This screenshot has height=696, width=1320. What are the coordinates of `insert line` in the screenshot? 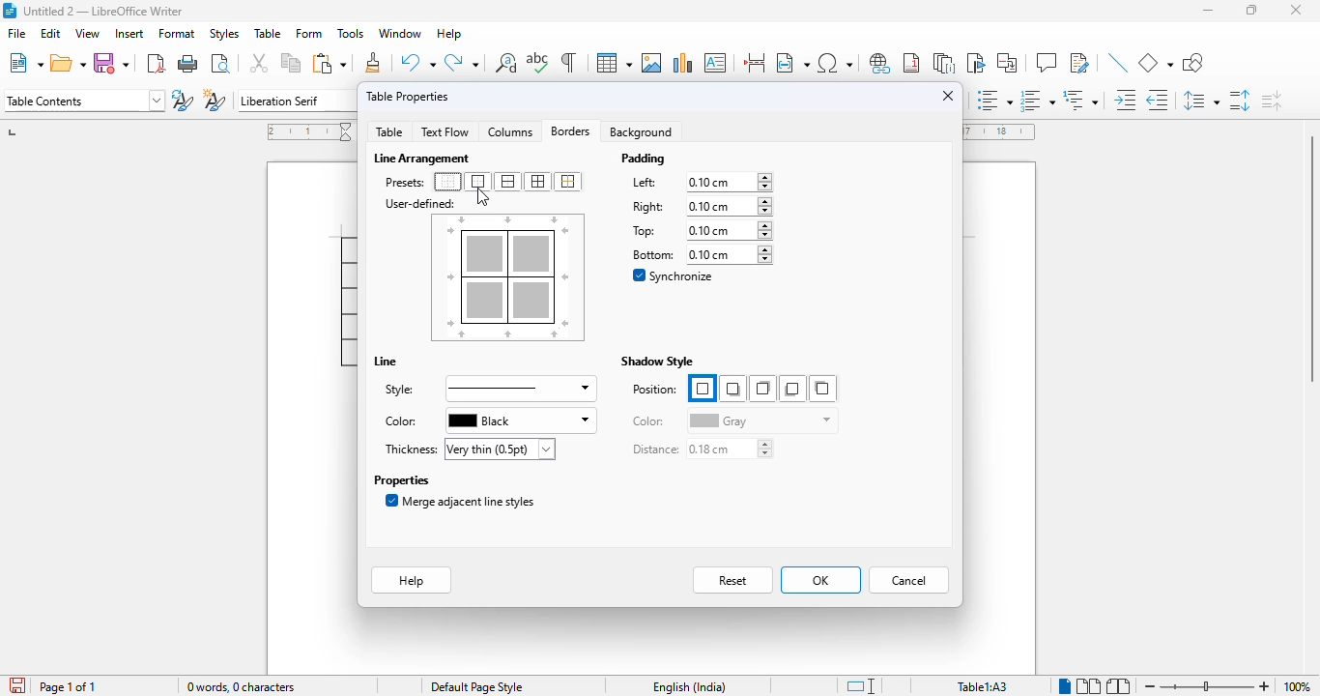 It's located at (1119, 62).